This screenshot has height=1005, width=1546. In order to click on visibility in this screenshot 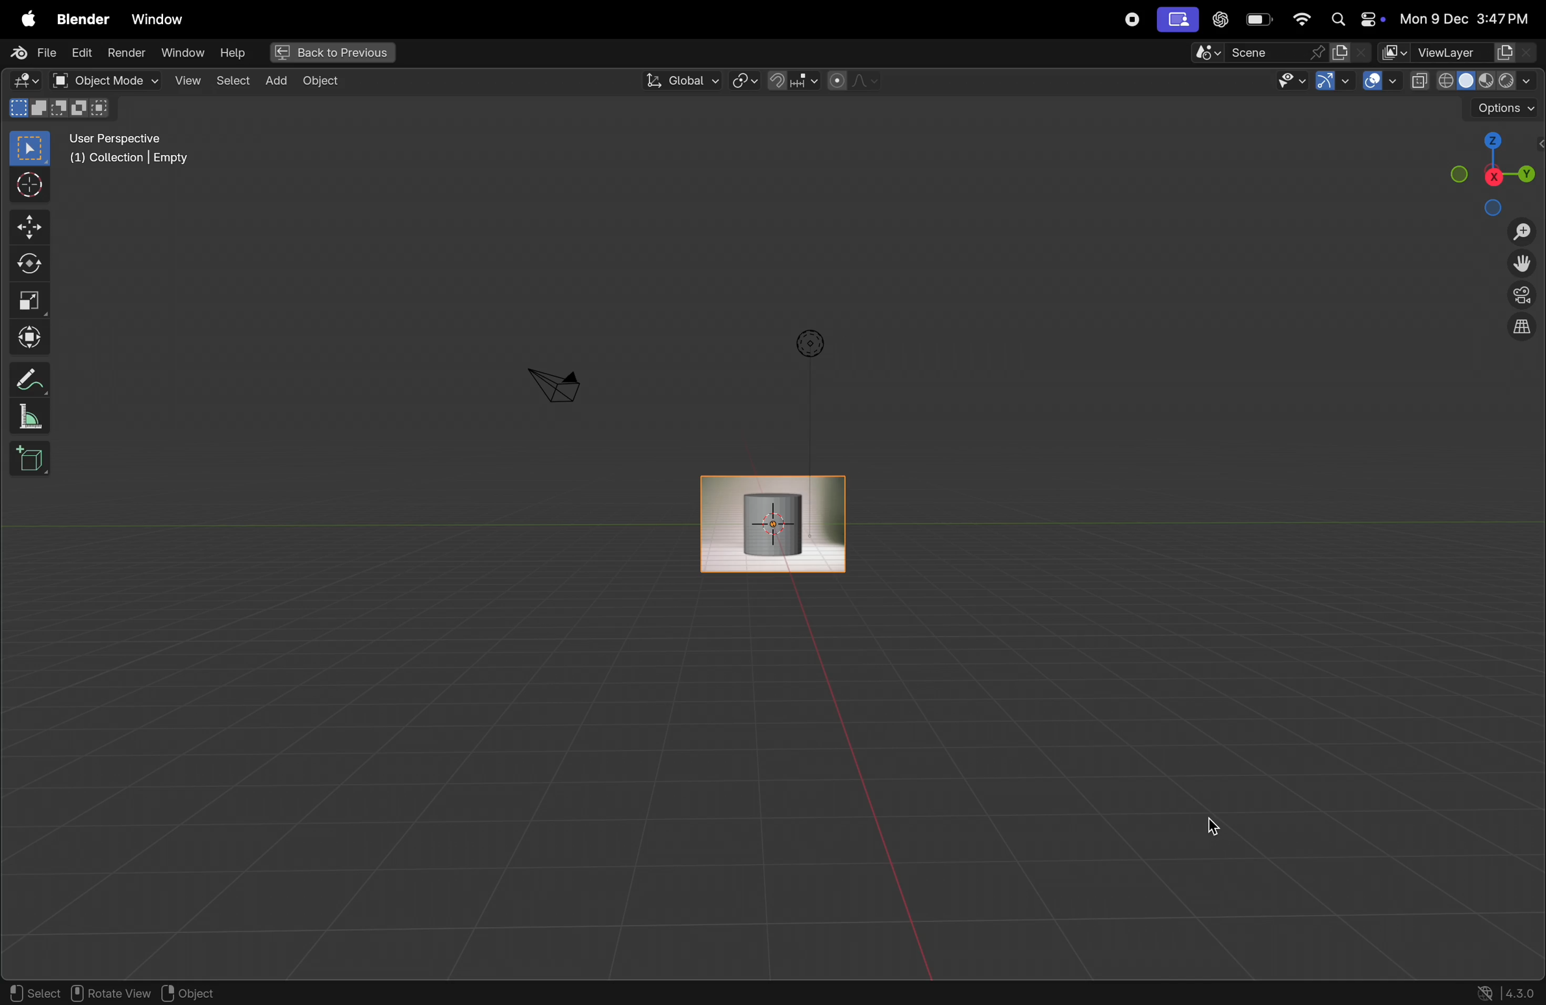, I will do `click(1290, 81)`.